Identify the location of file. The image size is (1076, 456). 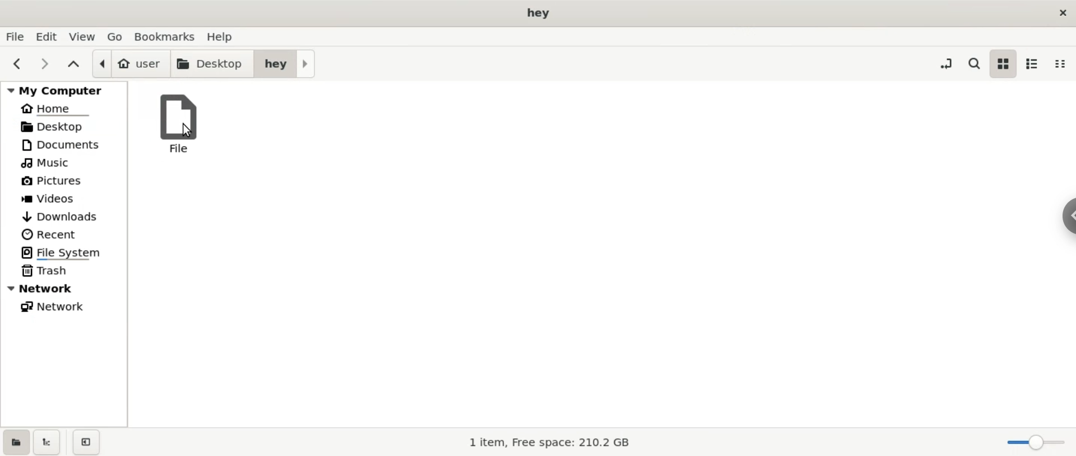
(180, 124).